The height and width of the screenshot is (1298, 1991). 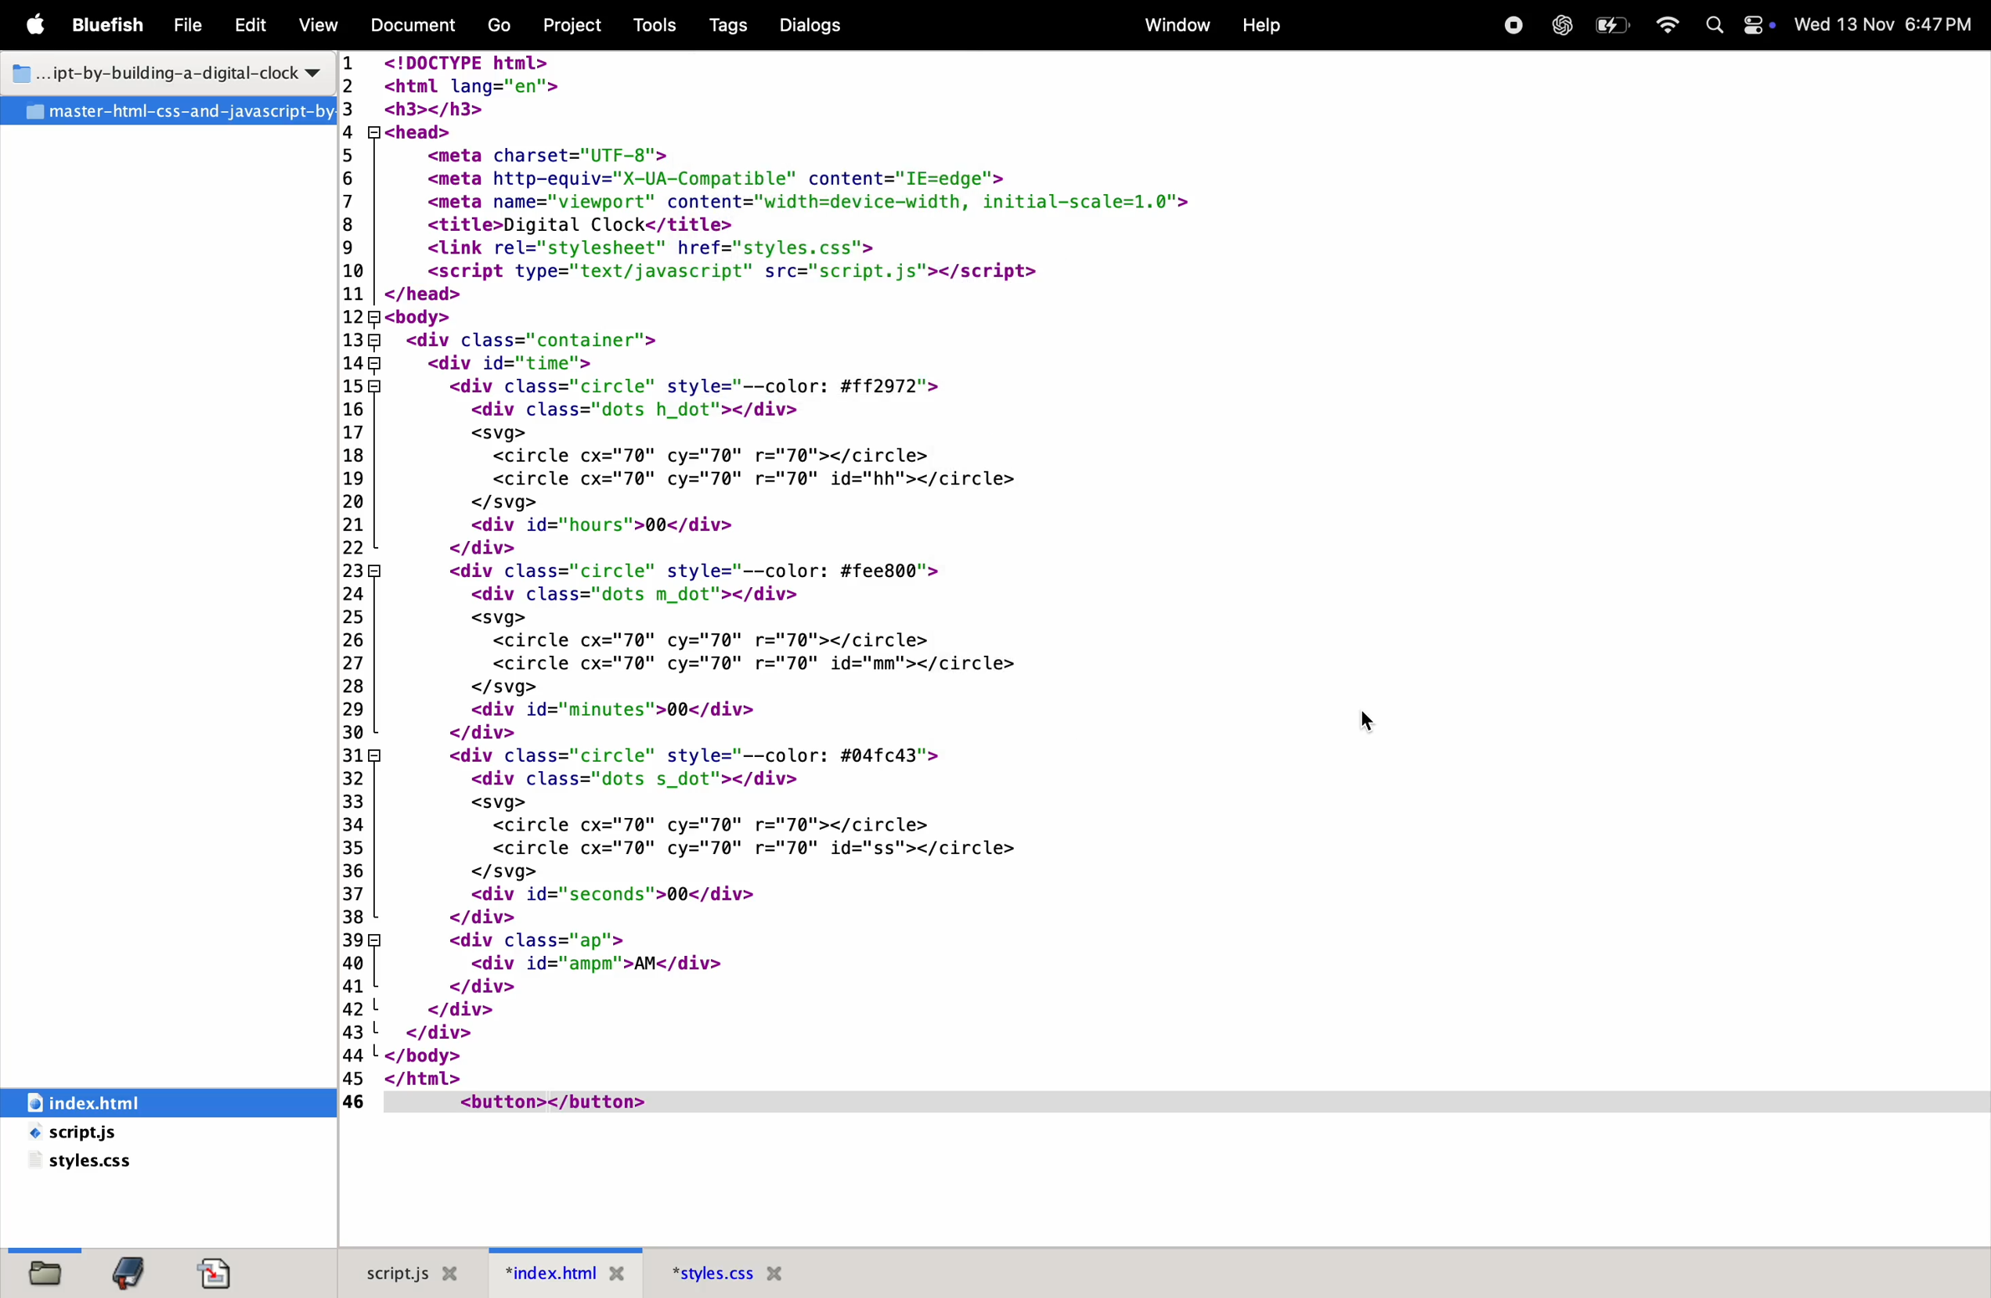 What do you see at coordinates (722, 28) in the screenshot?
I see `tags` at bounding box center [722, 28].